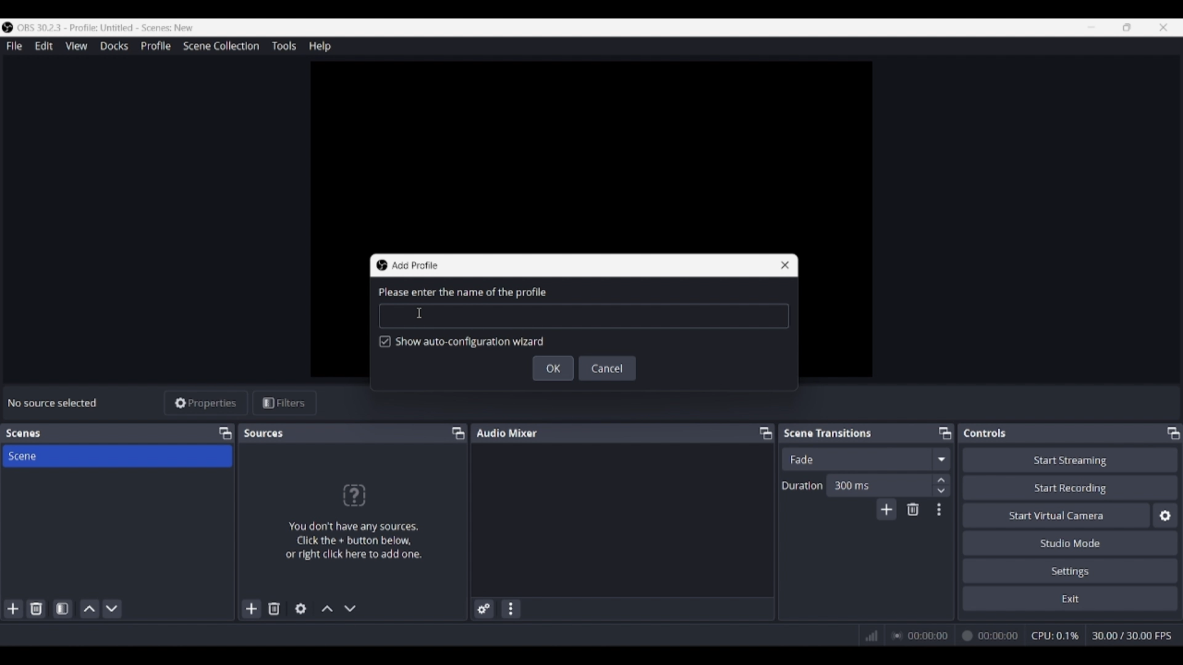 This screenshot has height=665, width=1183. What do you see at coordinates (828, 432) in the screenshot?
I see `Panel title` at bounding box center [828, 432].